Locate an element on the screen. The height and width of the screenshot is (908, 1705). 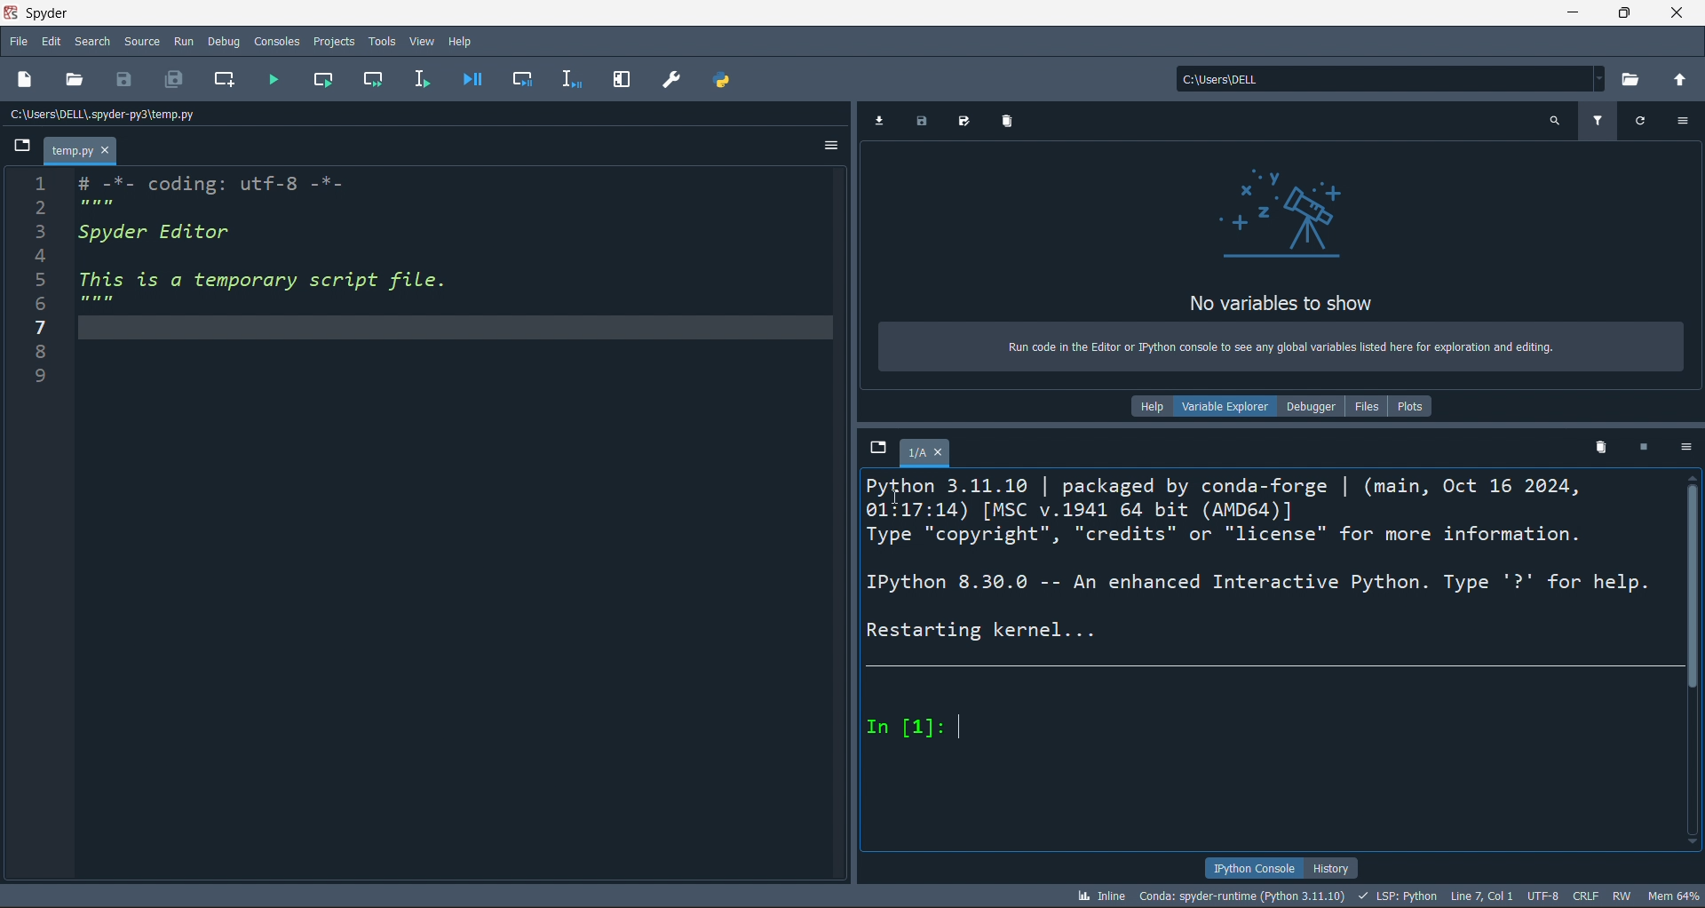
CONDA: SPYDER-RUNTIME (PYTHON 3.11.10) is located at coordinates (1241, 895).